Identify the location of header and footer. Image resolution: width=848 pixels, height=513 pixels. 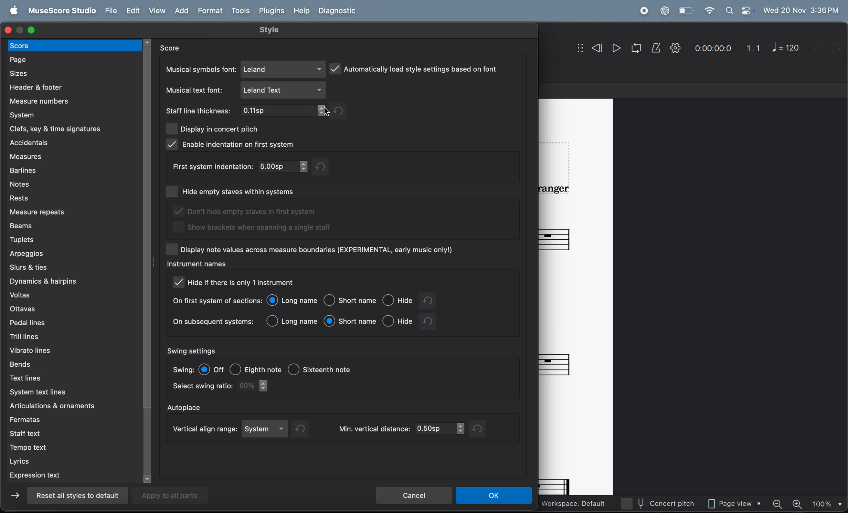
(70, 87).